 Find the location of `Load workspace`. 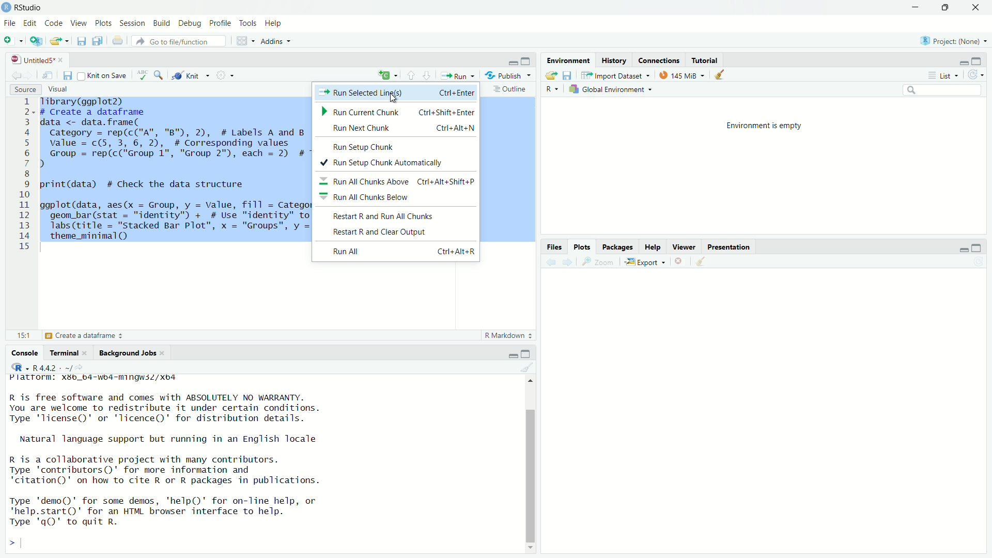

Load workspace is located at coordinates (550, 74).